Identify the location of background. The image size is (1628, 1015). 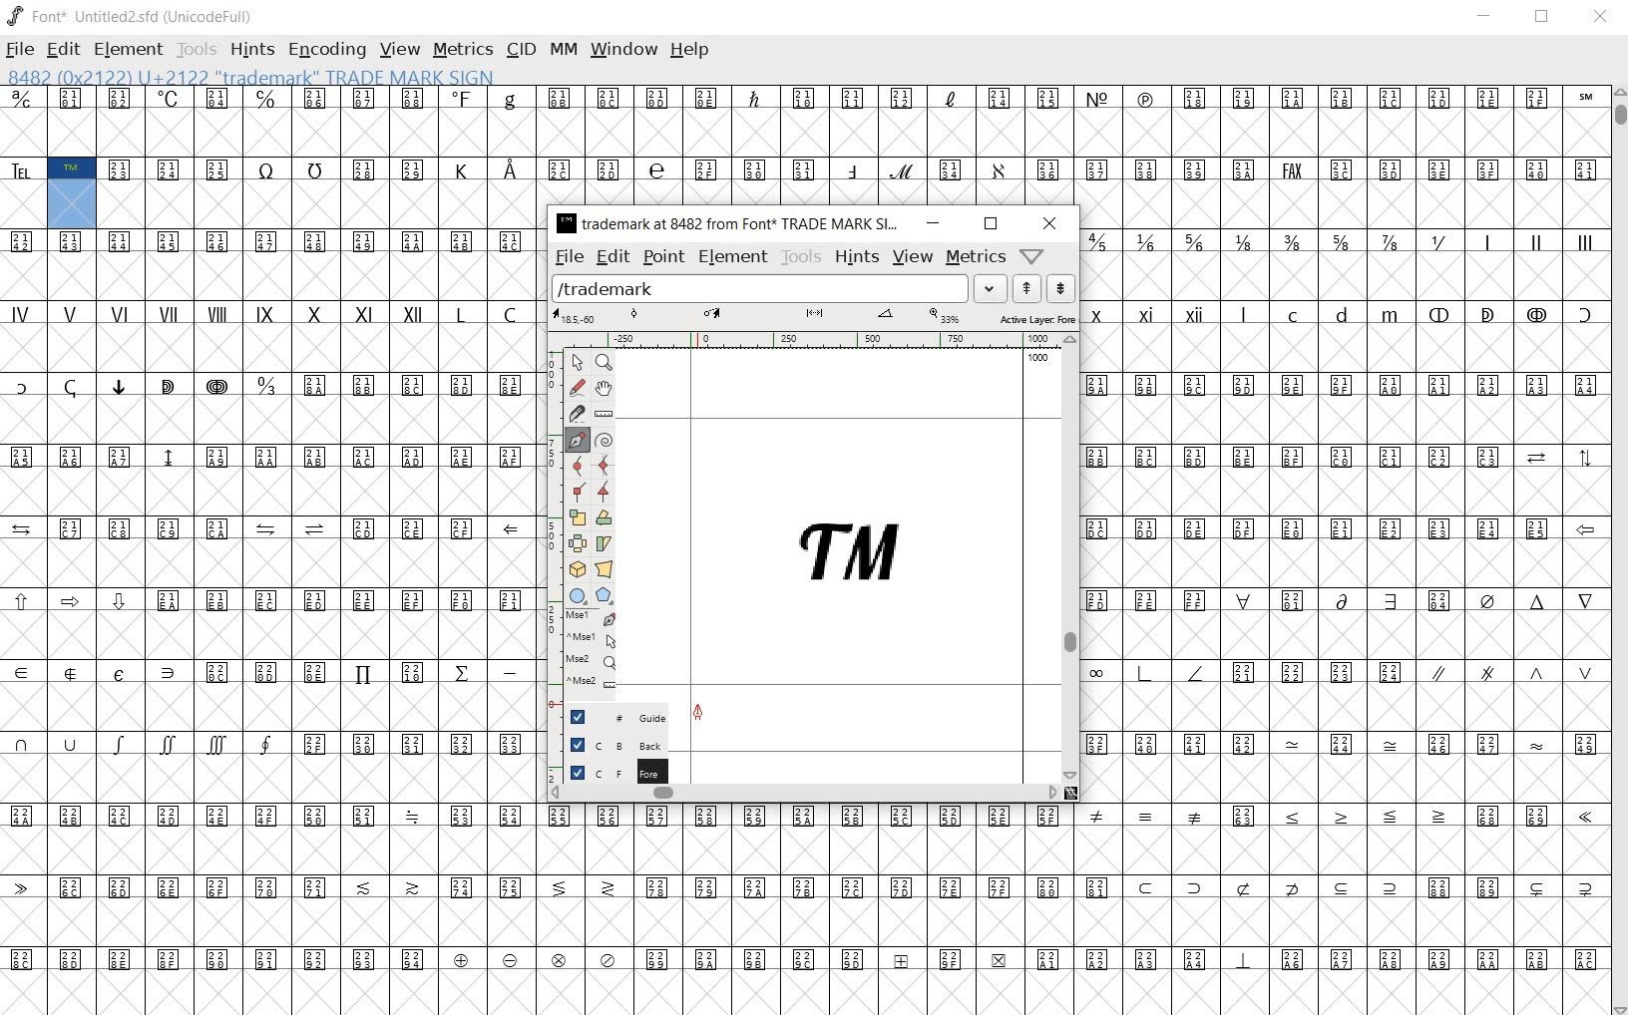
(610, 742).